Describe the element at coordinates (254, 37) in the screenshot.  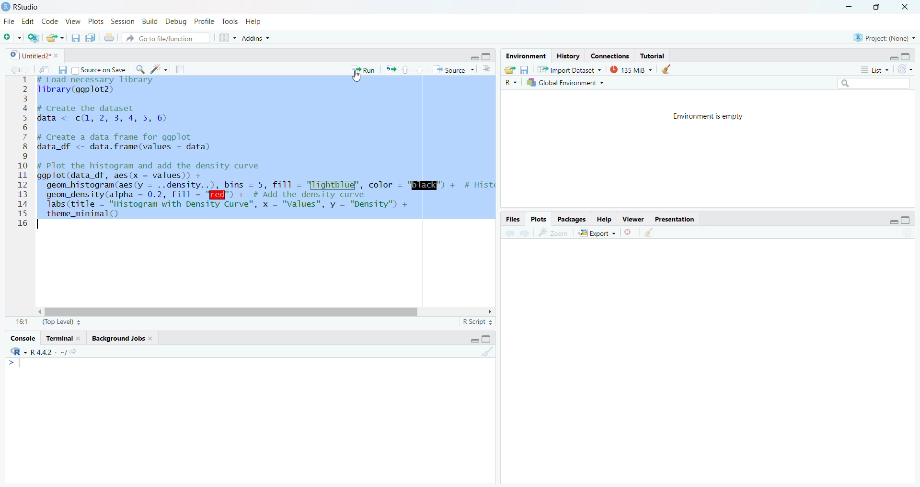
I see `Addins` at that location.